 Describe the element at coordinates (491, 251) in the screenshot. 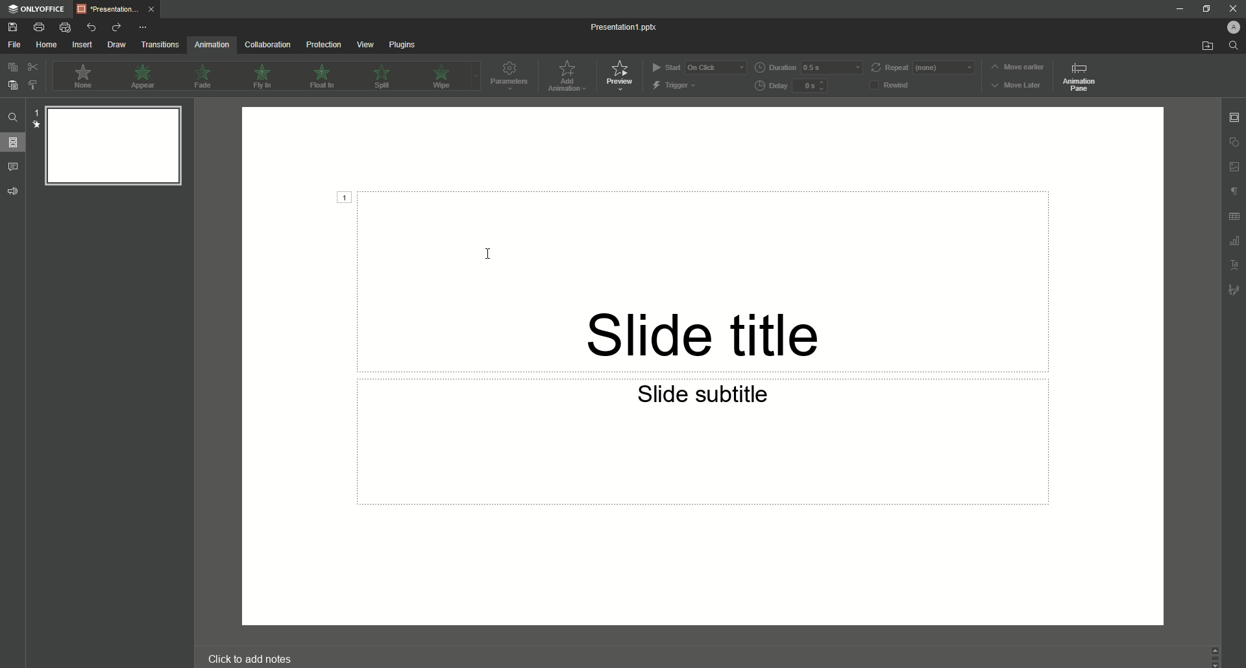

I see `Cursor` at that location.